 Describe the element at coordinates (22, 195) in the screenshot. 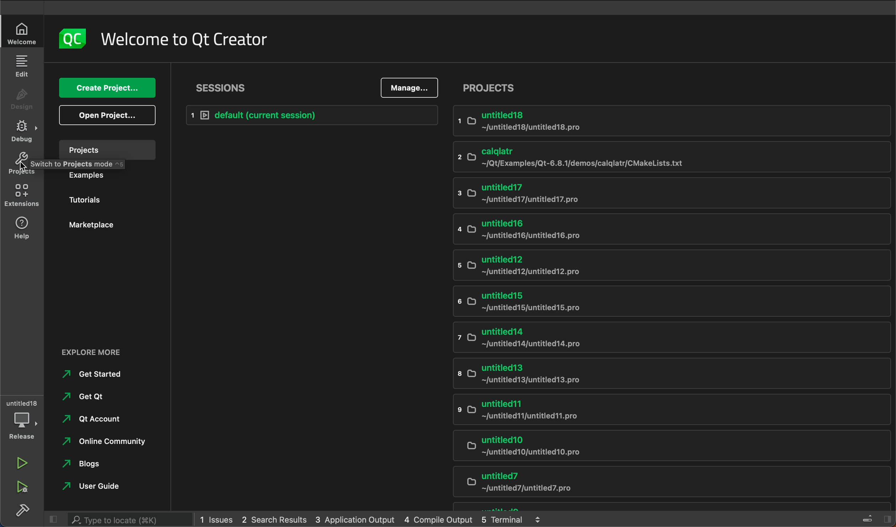

I see `extensions` at that location.